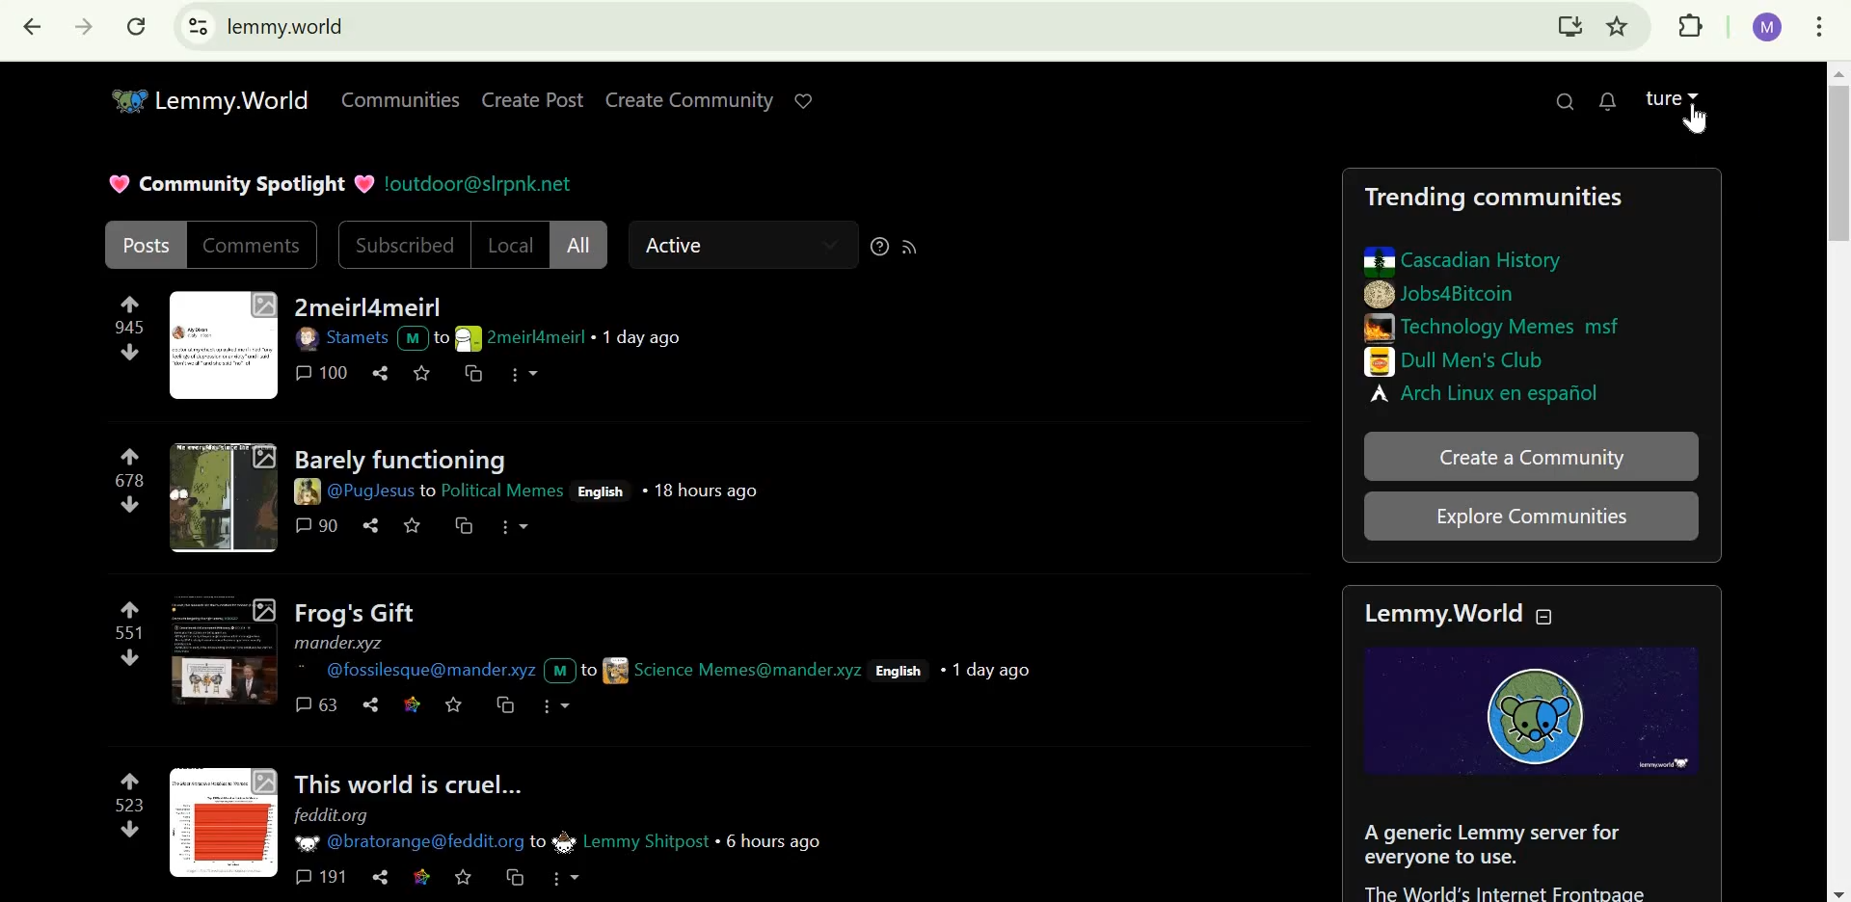 The height and width of the screenshot is (902, 1851). I want to click on subscribed, so click(405, 246).